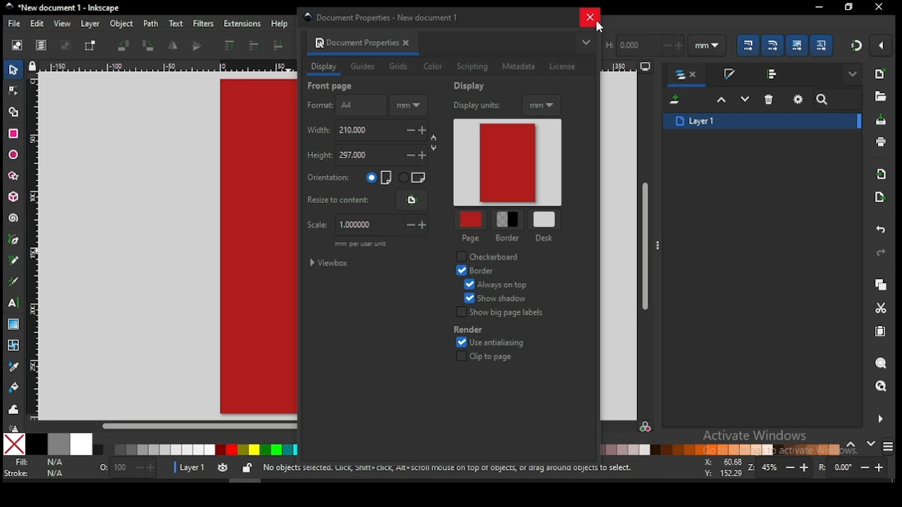 The image size is (902, 507). Describe the element at coordinates (173, 46) in the screenshot. I see `object flip horizontal` at that location.